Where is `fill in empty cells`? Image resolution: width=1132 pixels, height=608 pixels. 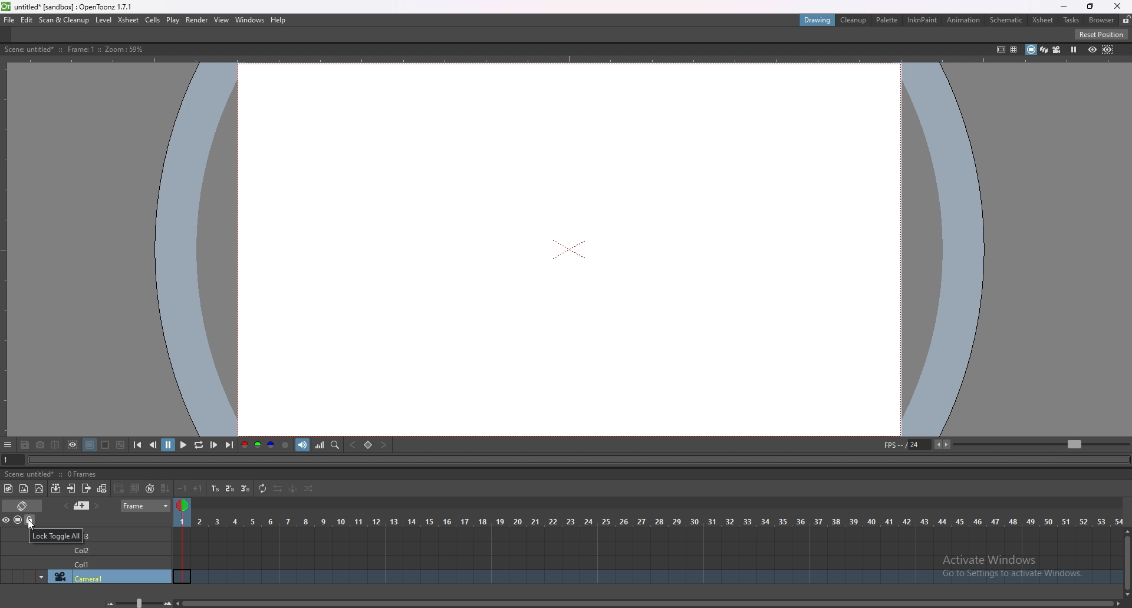 fill in empty cells is located at coordinates (164, 489).